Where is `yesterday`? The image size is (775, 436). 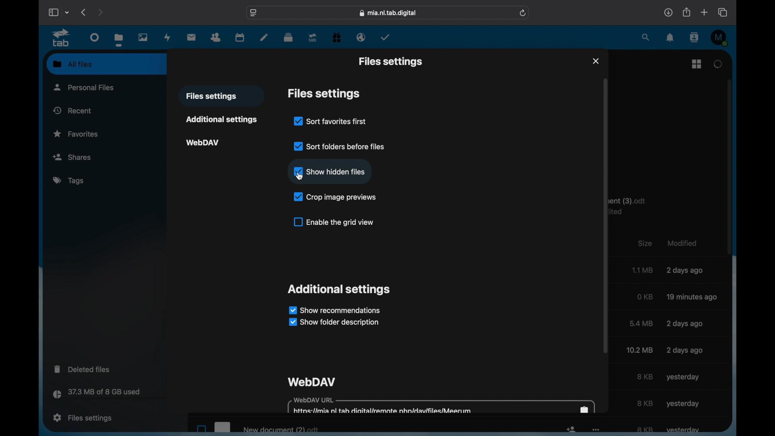 yesterday is located at coordinates (683, 430).